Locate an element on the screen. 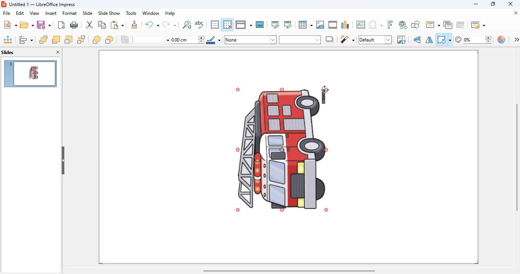 The image size is (520, 274). window is located at coordinates (151, 13).